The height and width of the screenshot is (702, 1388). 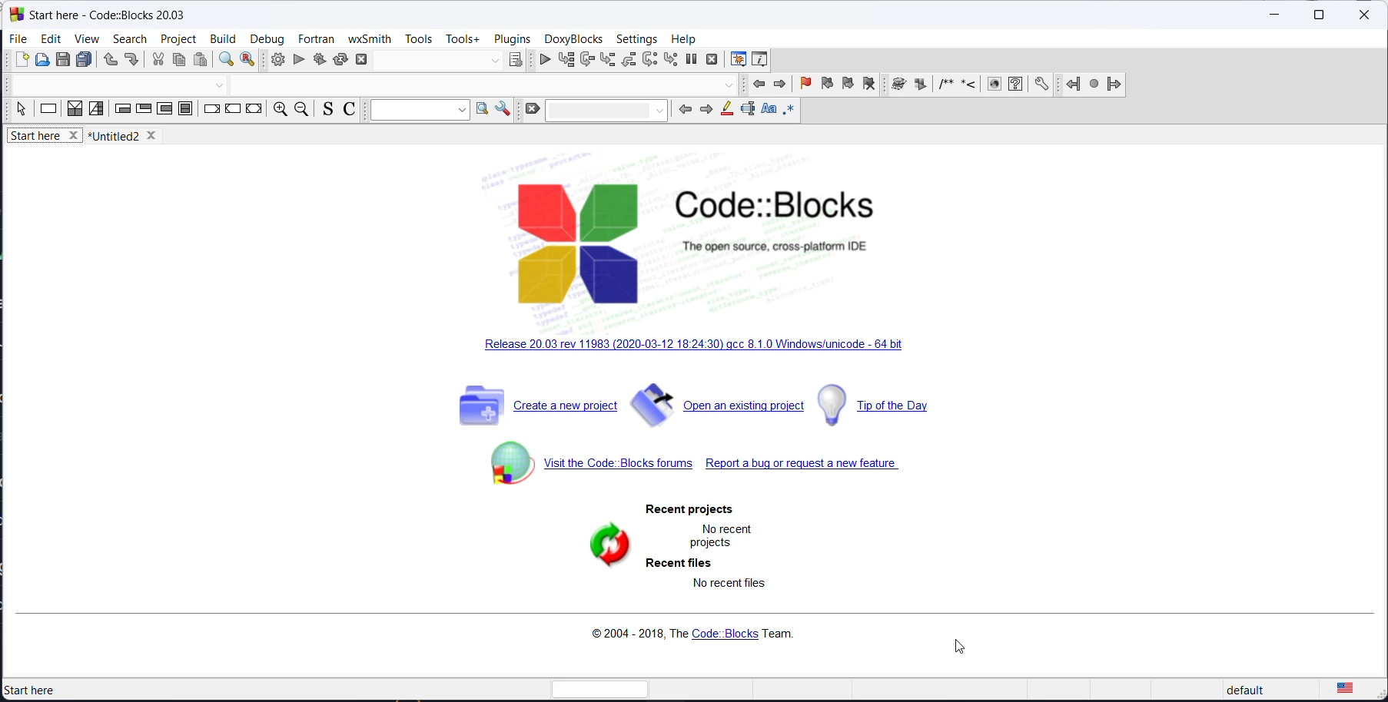 I want to click on recent projects, so click(x=692, y=509).